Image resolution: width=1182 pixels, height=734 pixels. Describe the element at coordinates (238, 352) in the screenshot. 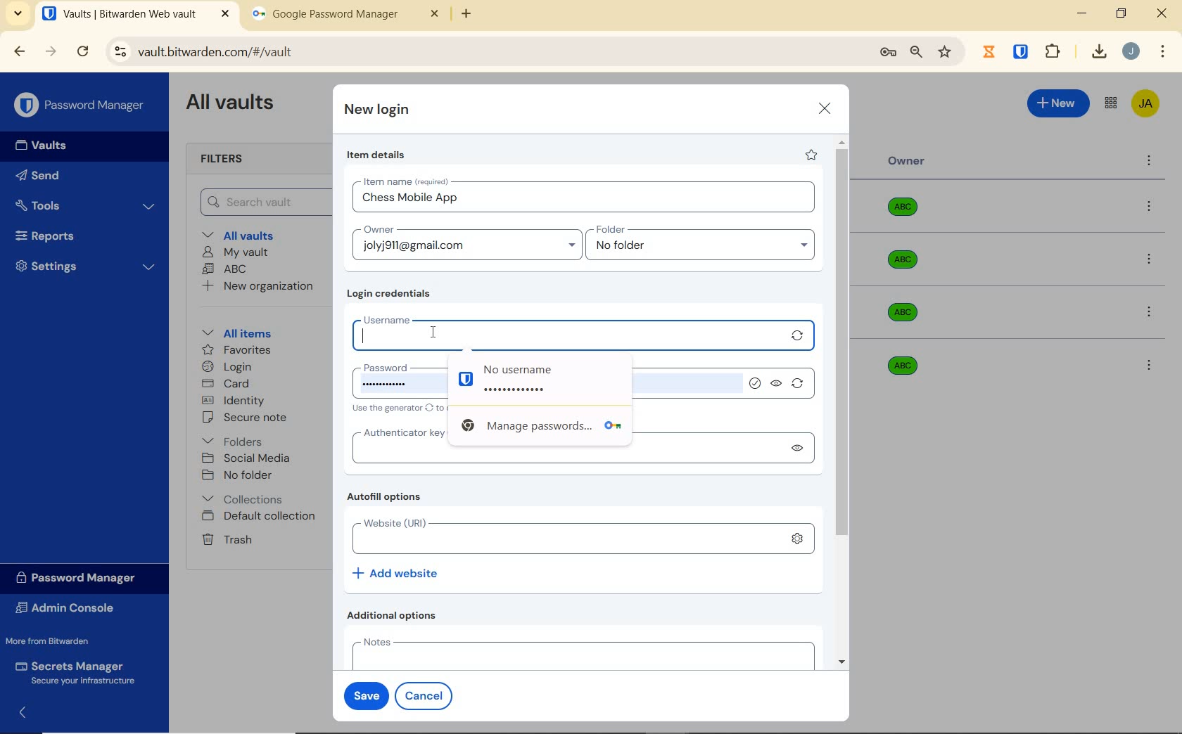

I see `favorites` at that location.